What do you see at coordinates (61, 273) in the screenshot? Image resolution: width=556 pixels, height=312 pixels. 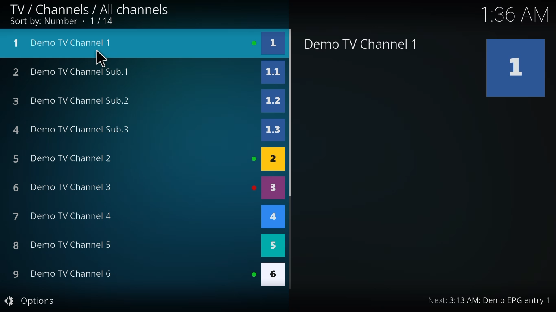 I see `demo channel 6` at bounding box center [61, 273].